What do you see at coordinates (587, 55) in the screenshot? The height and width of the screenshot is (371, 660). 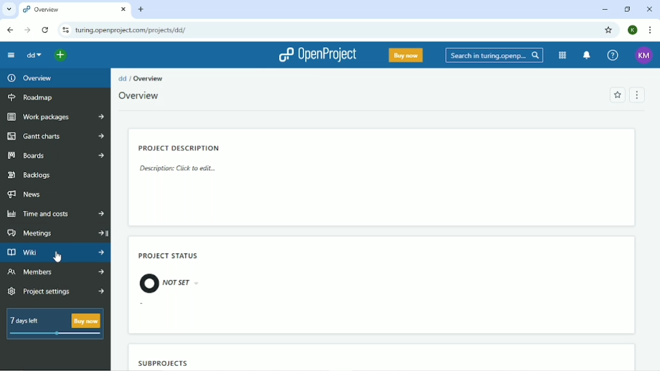 I see `To notification center` at bounding box center [587, 55].